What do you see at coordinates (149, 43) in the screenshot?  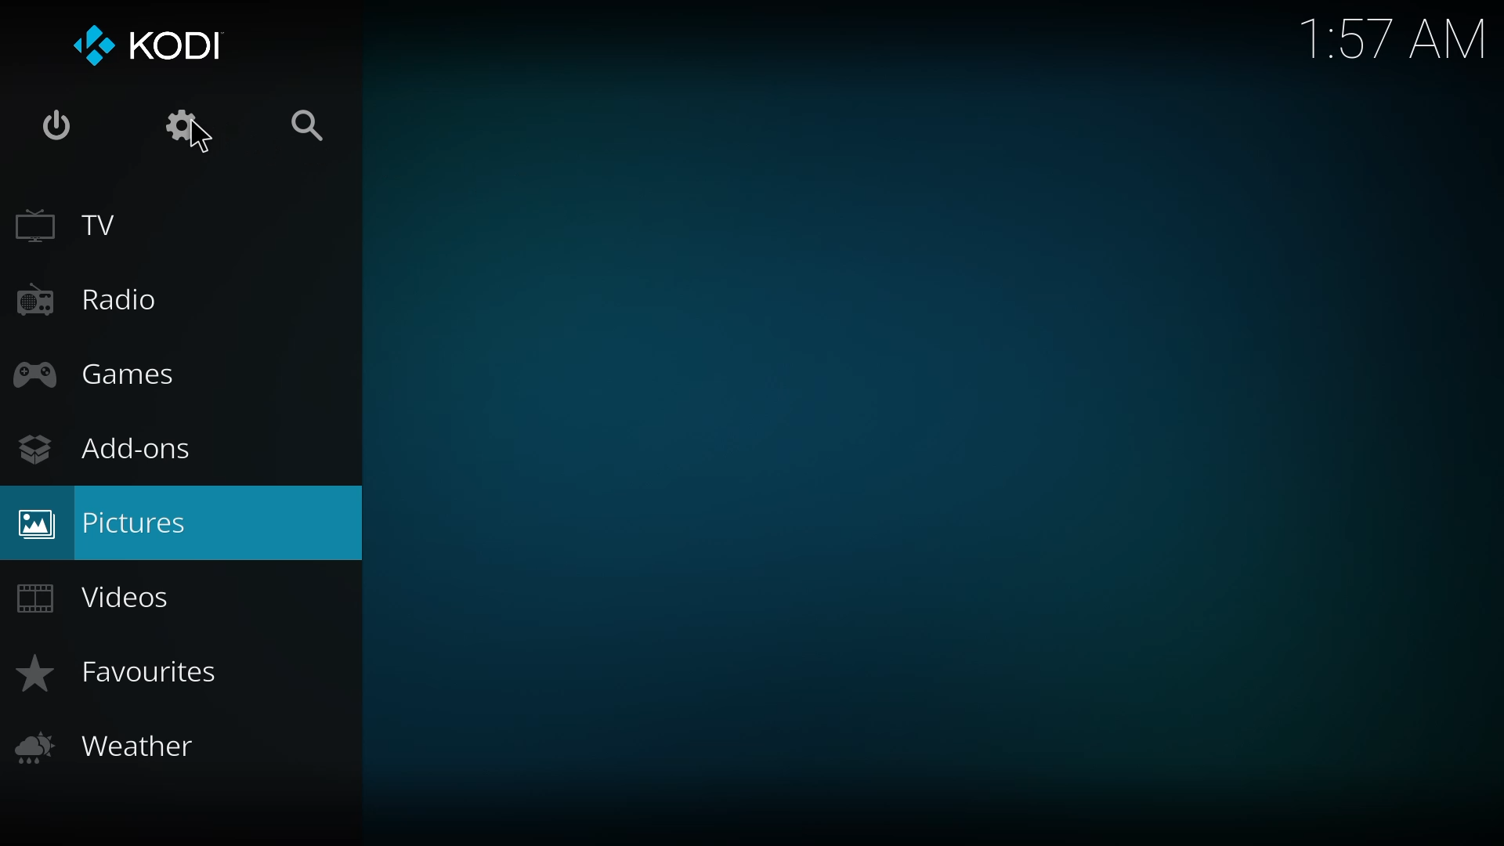 I see `kodi` at bounding box center [149, 43].